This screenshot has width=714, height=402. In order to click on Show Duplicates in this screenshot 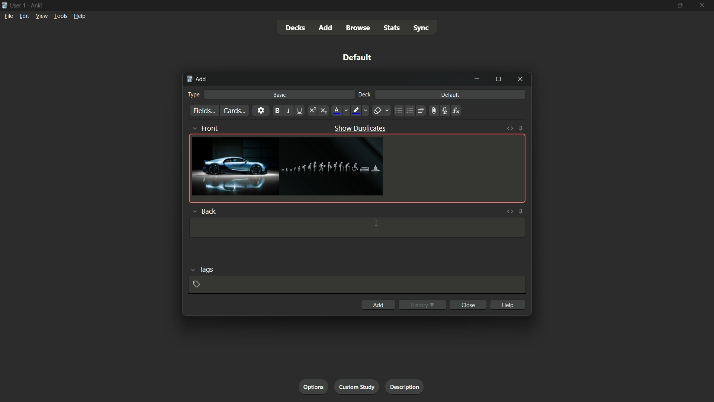, I will do `click(360, 128)`.